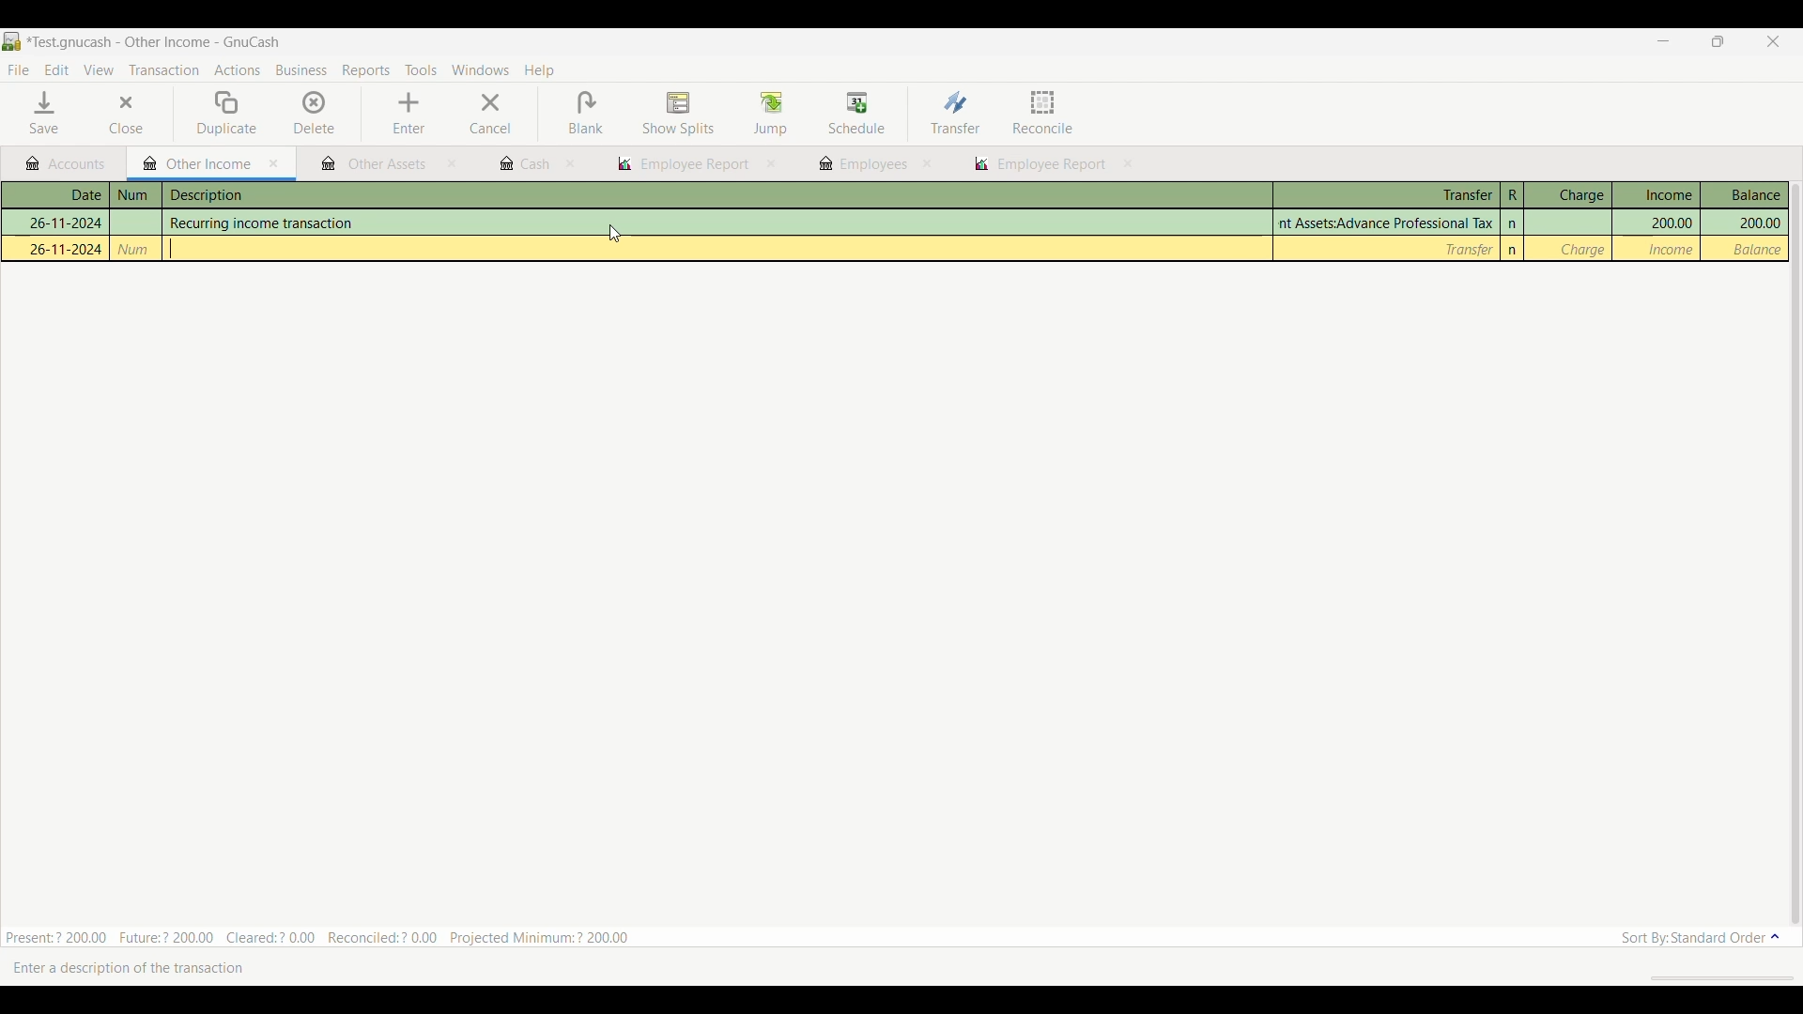  What do you see at coordinates (163, 70) in the screenshot?
I see `Transaction menu` at bounding box center [163, 70].